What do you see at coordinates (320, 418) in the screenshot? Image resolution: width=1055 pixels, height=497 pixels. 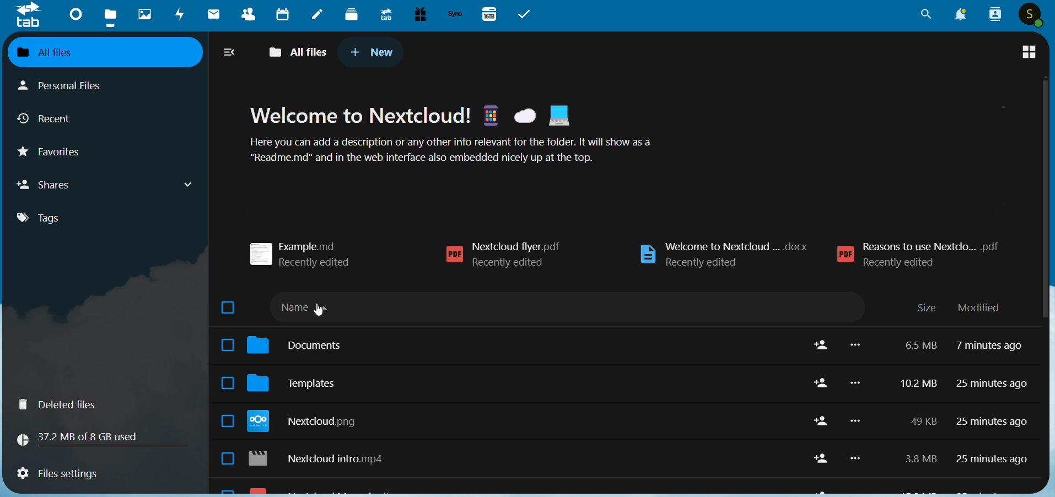 I see `templates credits.md` at bounding box center [320, 418].